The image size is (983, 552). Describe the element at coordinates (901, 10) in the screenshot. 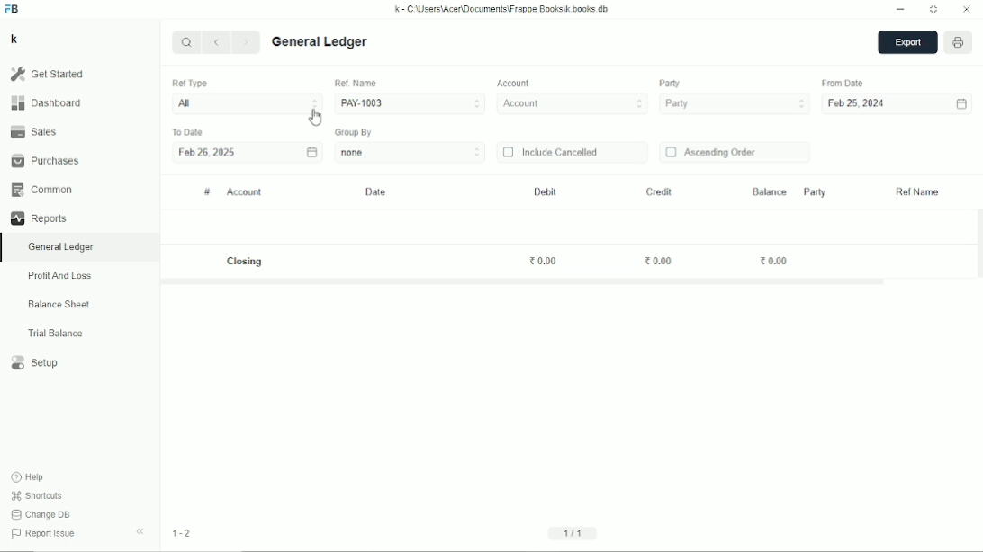

I see `Minimize` at that location.